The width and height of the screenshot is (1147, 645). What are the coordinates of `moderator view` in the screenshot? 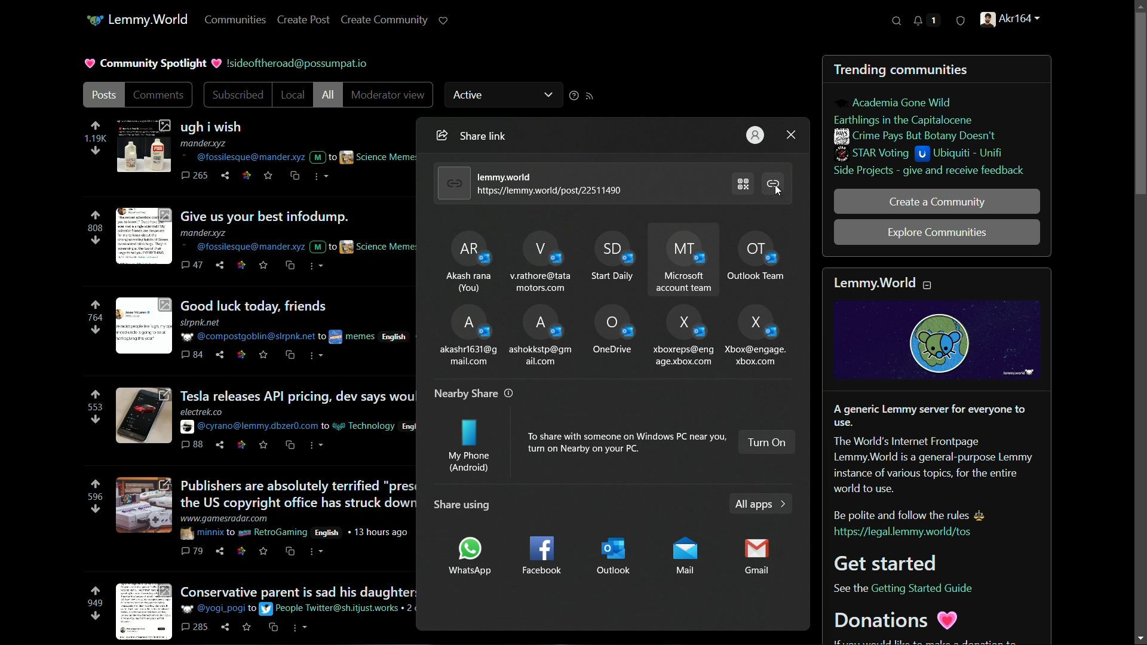 It's located at (386, 95).